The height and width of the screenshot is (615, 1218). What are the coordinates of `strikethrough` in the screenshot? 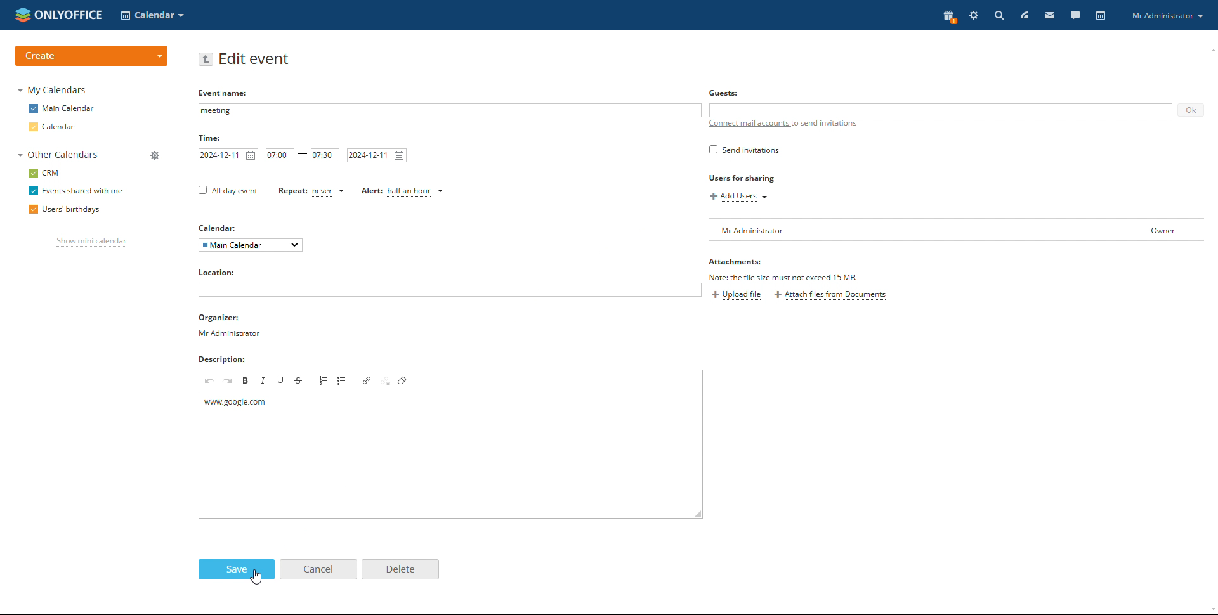 It's located at (299, 380).